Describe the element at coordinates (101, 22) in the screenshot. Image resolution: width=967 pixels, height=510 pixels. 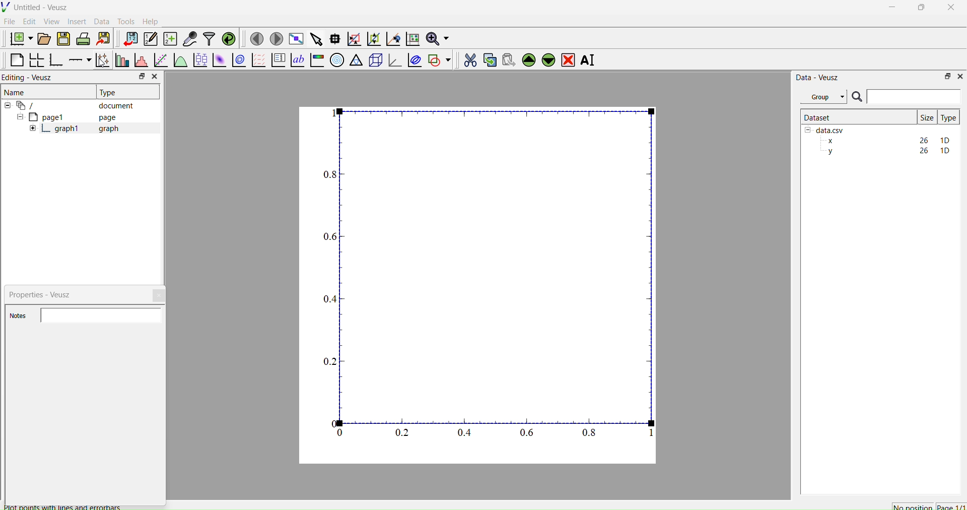
I see `Data` at that location.